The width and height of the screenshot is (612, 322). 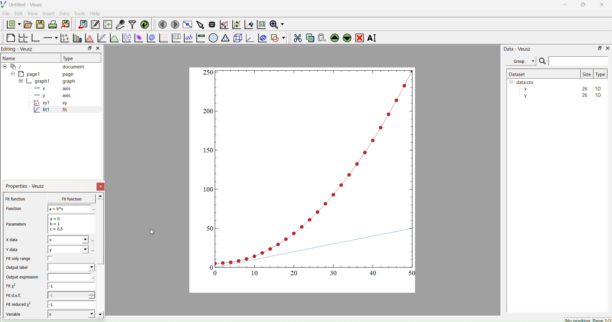 What do you see at coordinates (561, 95) in the screenshot?
I see `y 26 1D` at bounding box center [561, 95].